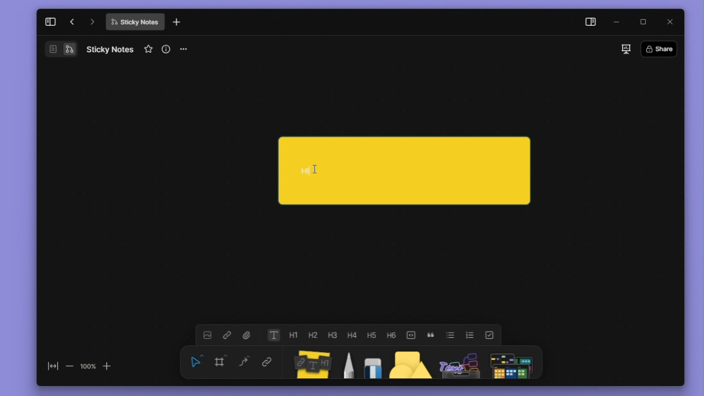 This screenshot has width=704, height=396. Describe the element at coordinates (512, 365) in the screenshot. I see `Symbols Panel Icon` at that location.